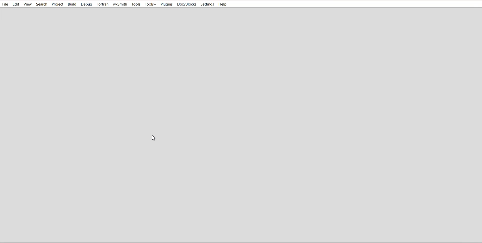 The width and height of the screenshot is (482, 243). What do you see at coordinates (57, 4) in the screenshot?
I see `Project` at bounding box center [57, 4].